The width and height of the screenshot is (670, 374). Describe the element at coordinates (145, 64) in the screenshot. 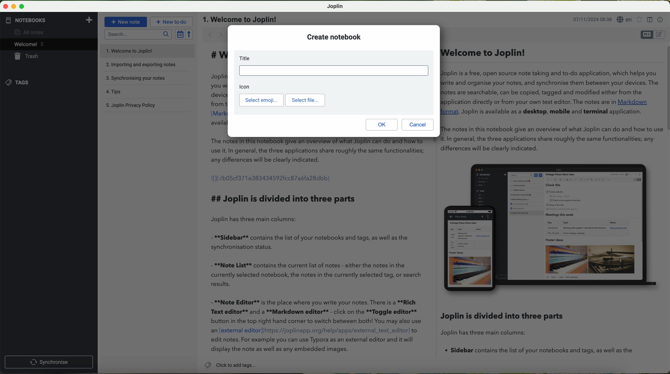

I see `importing and exporting notes` at that location.